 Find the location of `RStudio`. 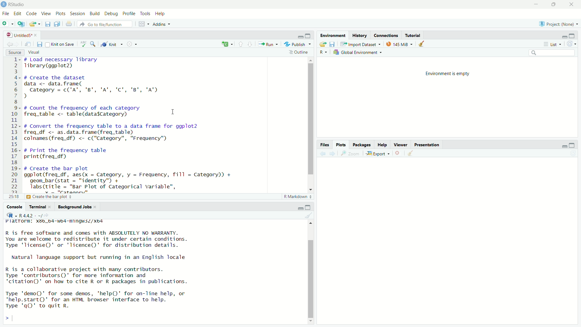

RStudio is located at coordinates (19, 5).